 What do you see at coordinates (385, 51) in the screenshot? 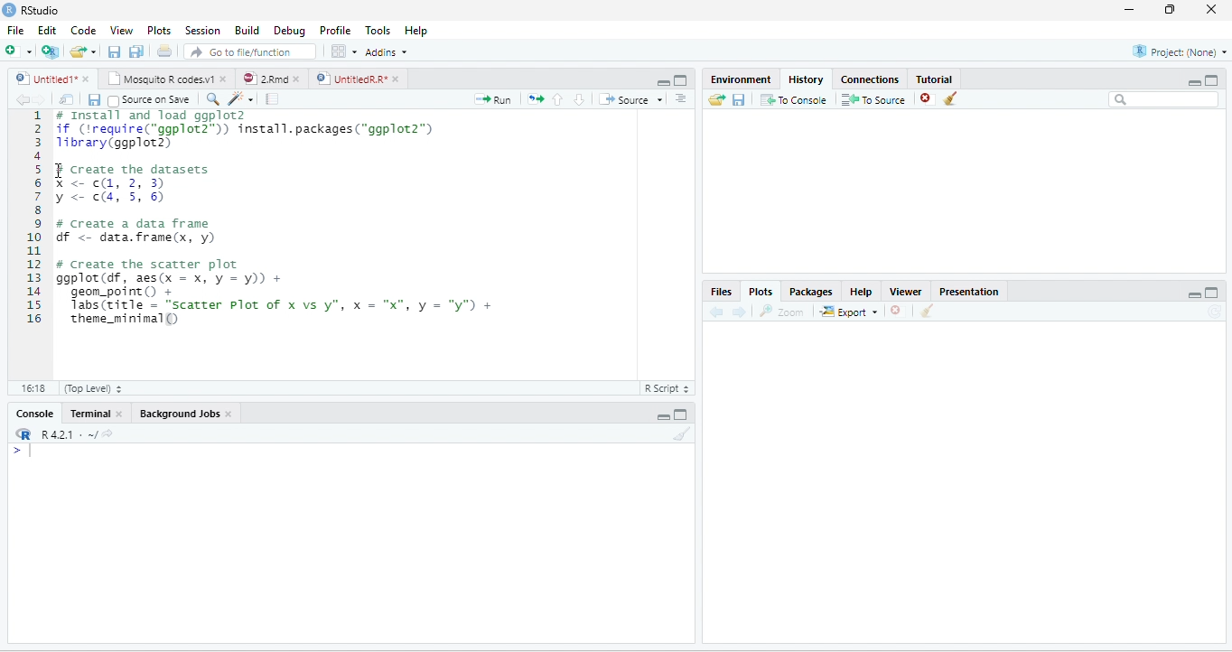
I see `Addins` at bounding box center [385, 51].